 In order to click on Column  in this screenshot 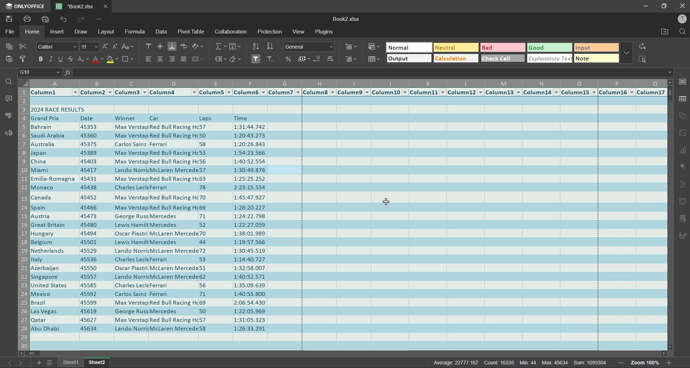, I will do `click(54, 92)`.